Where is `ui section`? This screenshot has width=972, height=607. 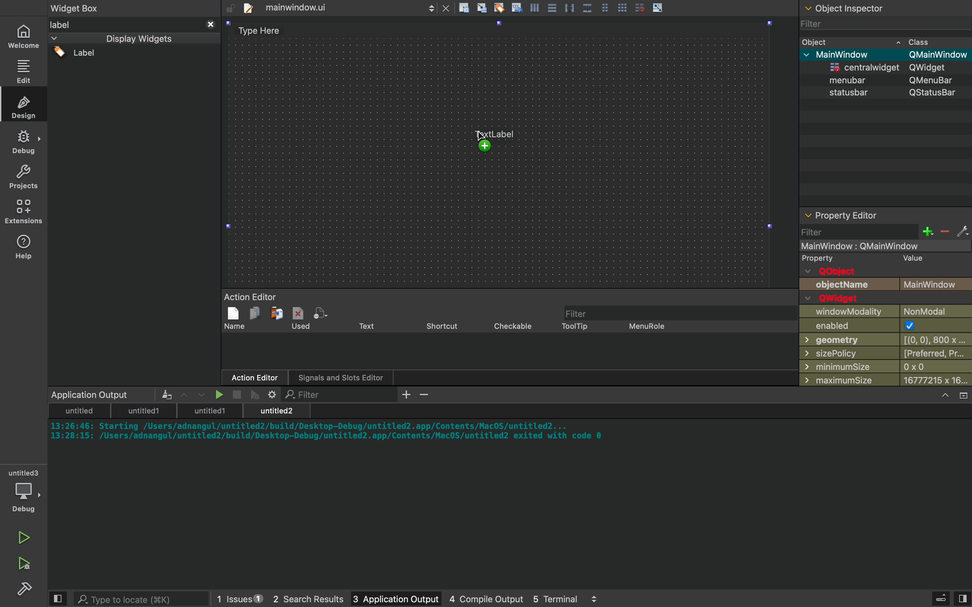 ui section is located at coordinates (508, 146).